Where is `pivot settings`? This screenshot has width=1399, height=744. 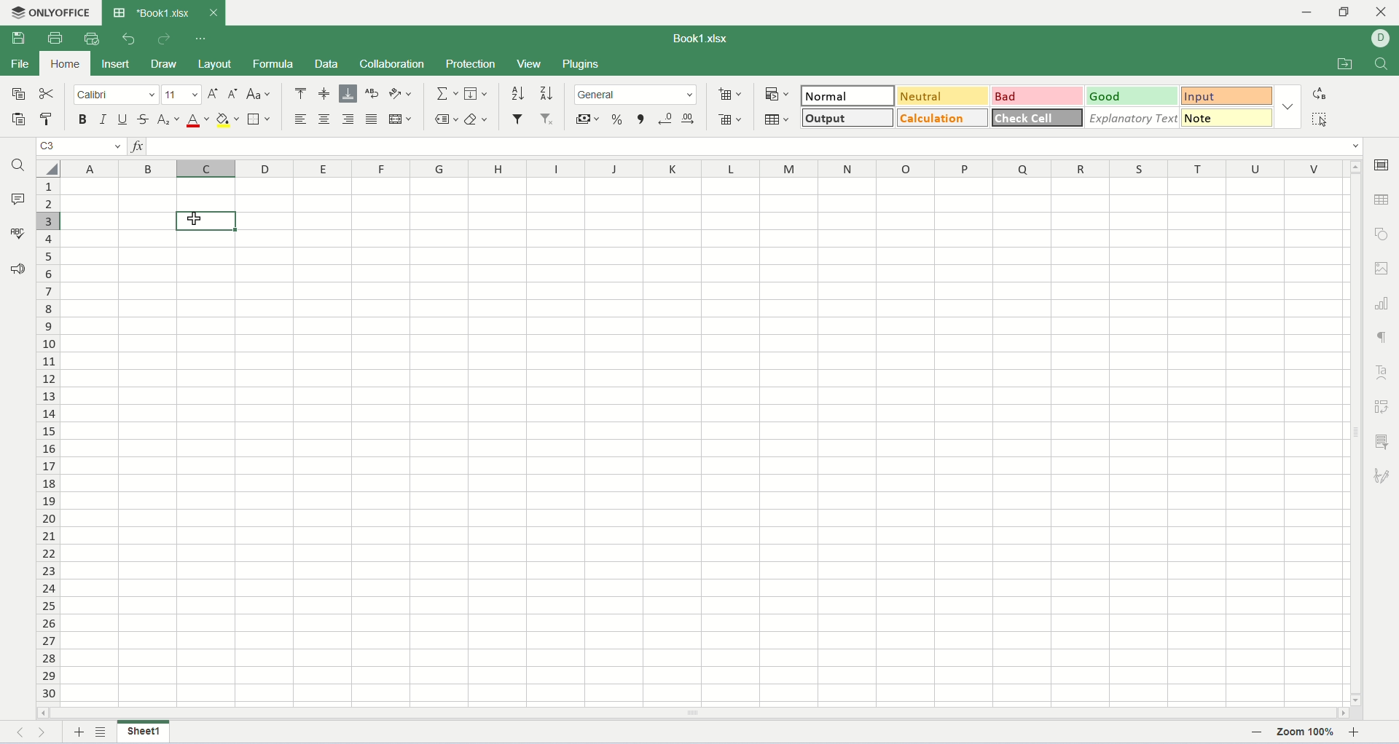 pivot settings is located at coordinates (1384, 404).